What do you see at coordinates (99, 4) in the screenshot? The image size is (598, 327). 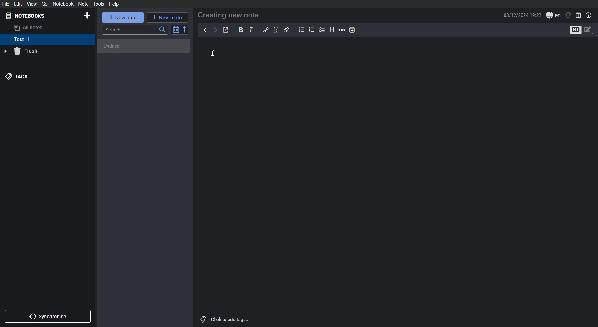 I see `Tools` at bounding box center [99, 4].